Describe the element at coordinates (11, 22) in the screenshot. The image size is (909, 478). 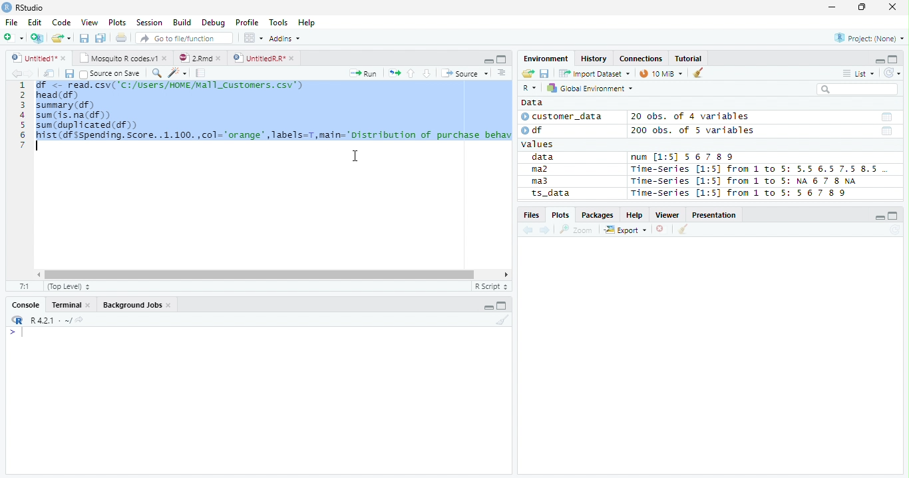
I see `File` at that location.